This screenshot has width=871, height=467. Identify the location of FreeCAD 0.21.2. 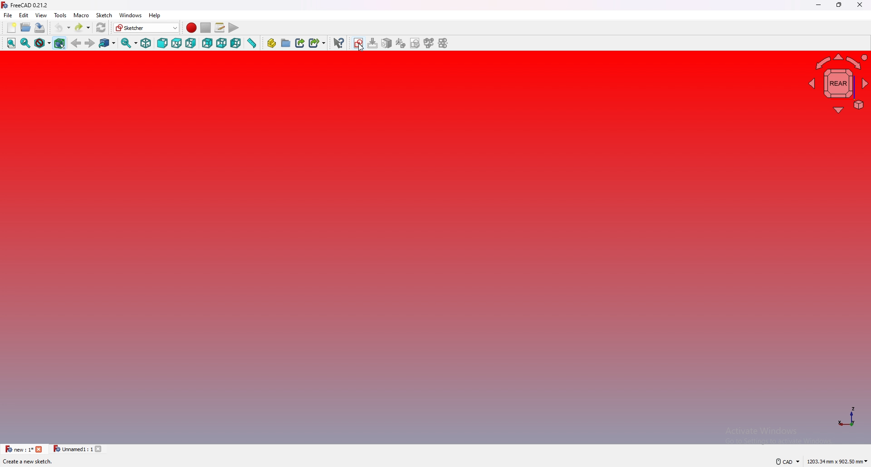
(26, 5).